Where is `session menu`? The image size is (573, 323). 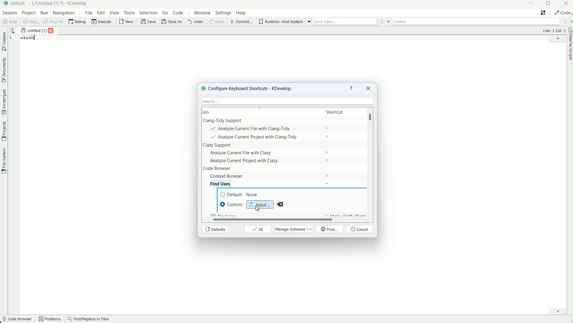
session menu is located at coordinates (9, 13).